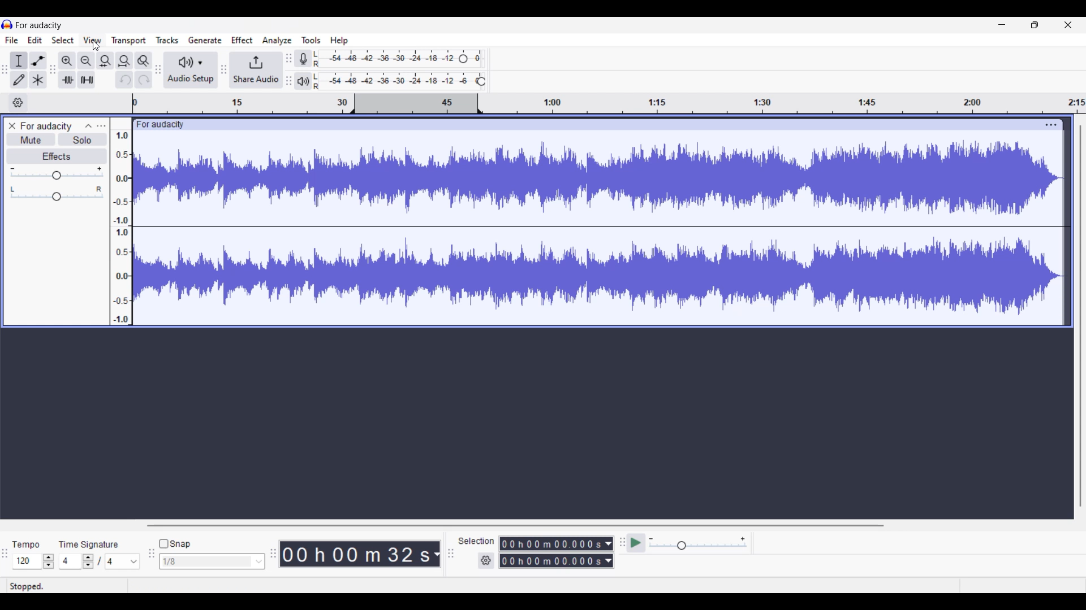 The height and width of the screenshot is (610, 1086). What do you see at coordinates (394, 81) in the screenshot?
I see `Playback level` at bounding box center [394, 81].